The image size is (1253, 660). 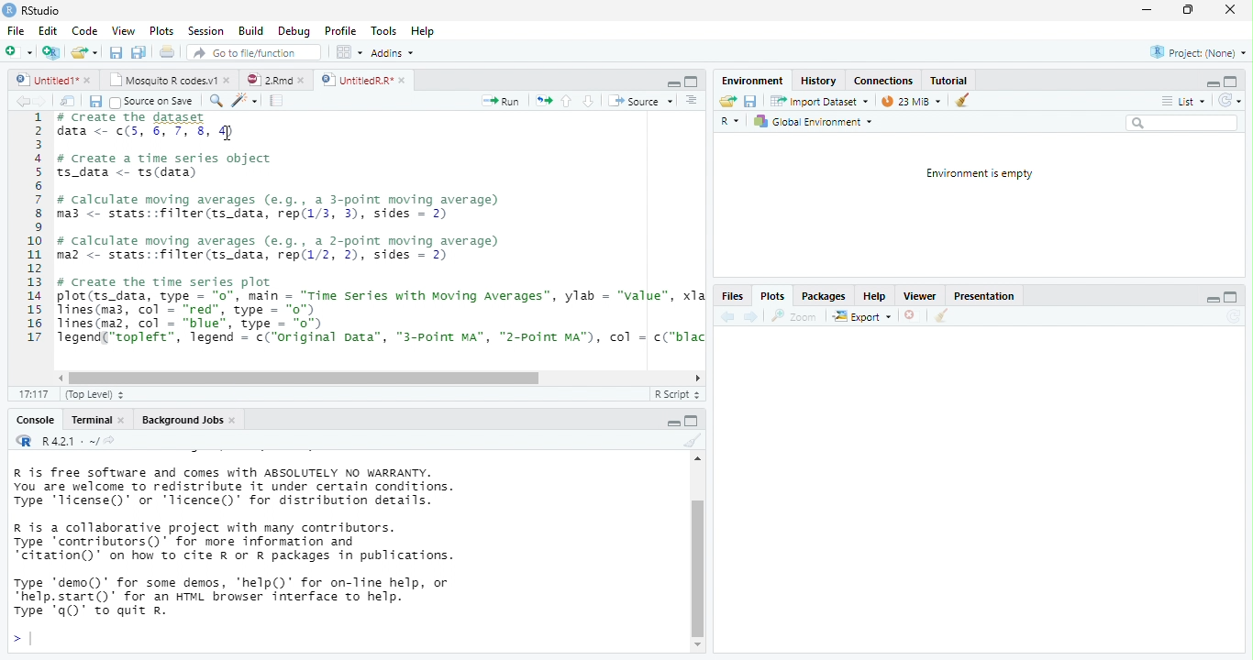 I want to click on clear, so click(x=940, y=317).